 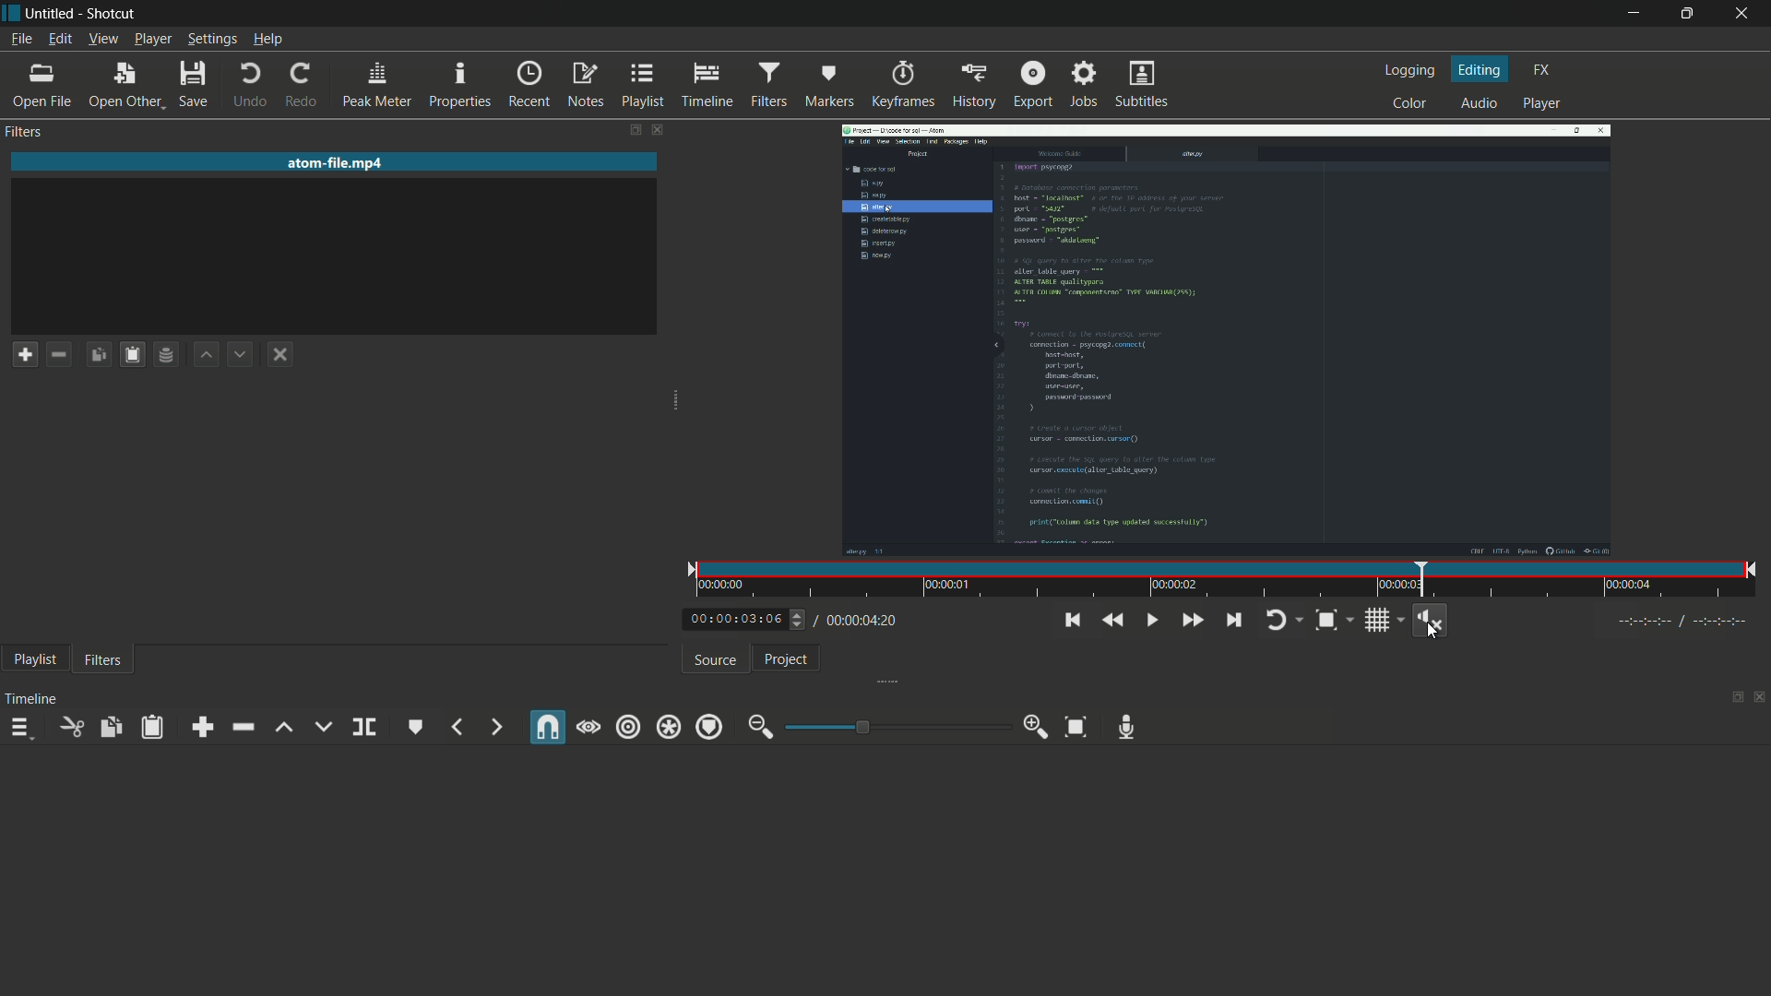 What do you see at coordinates (11, 12) in the screenshot?
I see `app icon` at bounding box center [11, 12].